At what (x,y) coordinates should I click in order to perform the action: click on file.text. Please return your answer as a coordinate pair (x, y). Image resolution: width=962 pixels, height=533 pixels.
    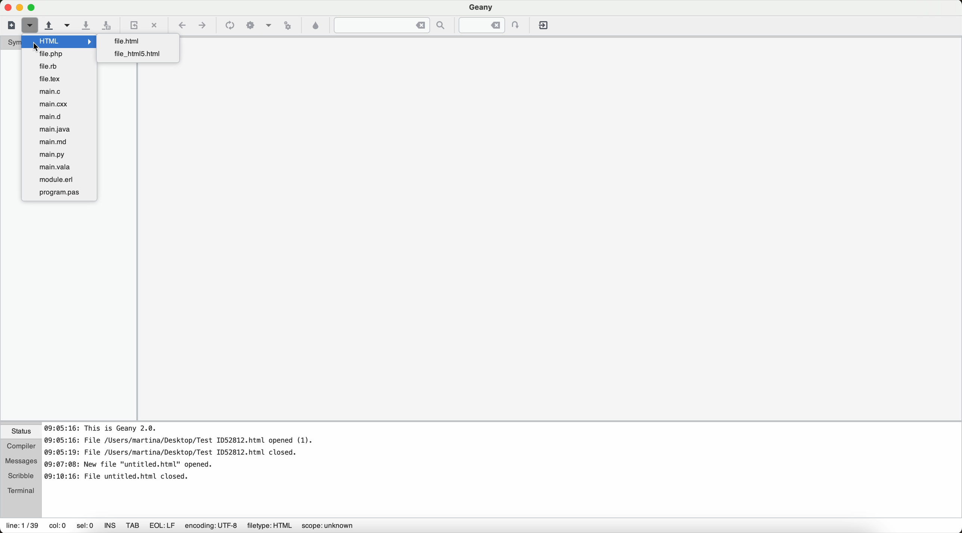
    Looking at the image, I should click on (59, 78).